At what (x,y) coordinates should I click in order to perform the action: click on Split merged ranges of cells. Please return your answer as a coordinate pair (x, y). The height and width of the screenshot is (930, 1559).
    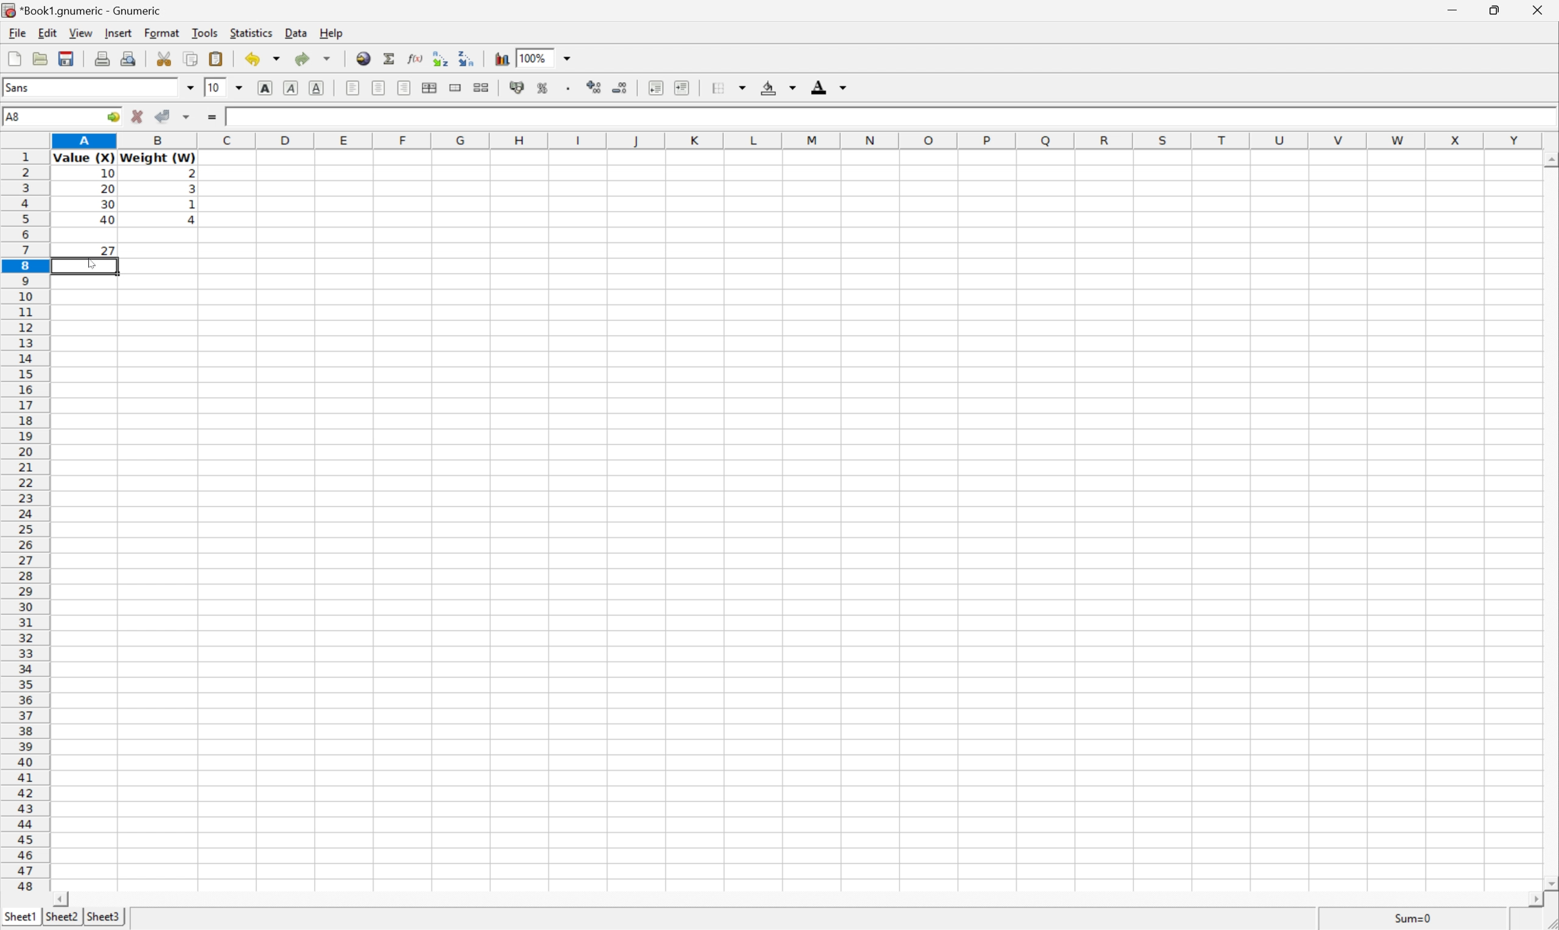
    Looking at the image, I should click on (483, 88).